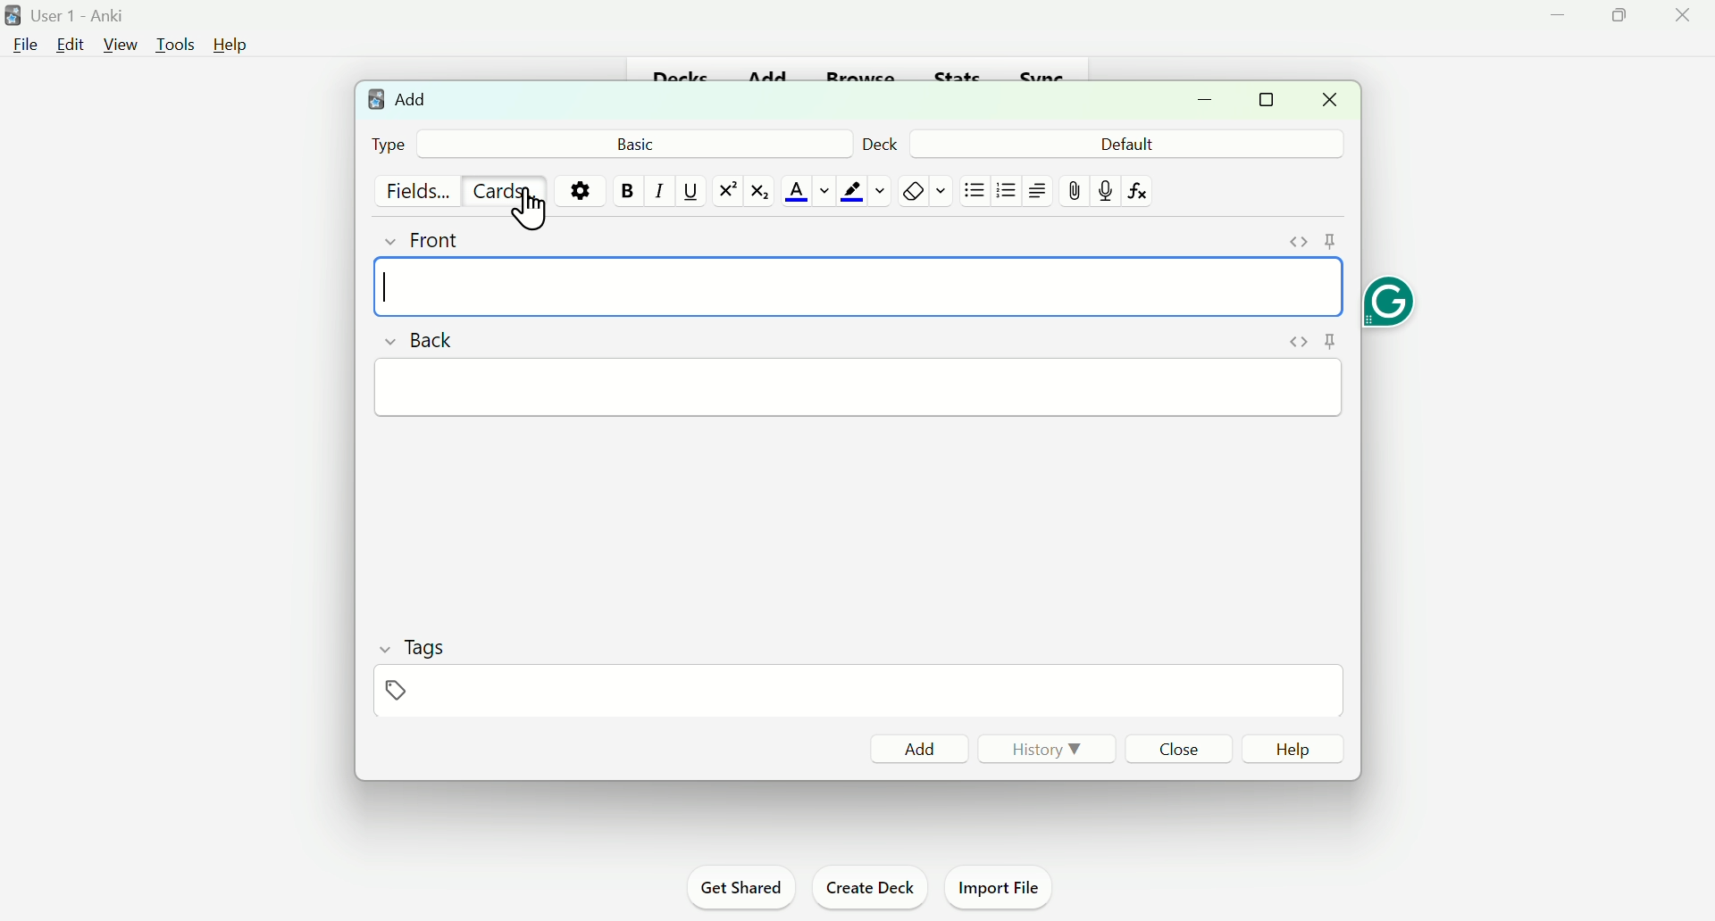  What do you see at coordinates (859, 691) in the screenshot?
I see `tag space` at bounding box center [859, 691].